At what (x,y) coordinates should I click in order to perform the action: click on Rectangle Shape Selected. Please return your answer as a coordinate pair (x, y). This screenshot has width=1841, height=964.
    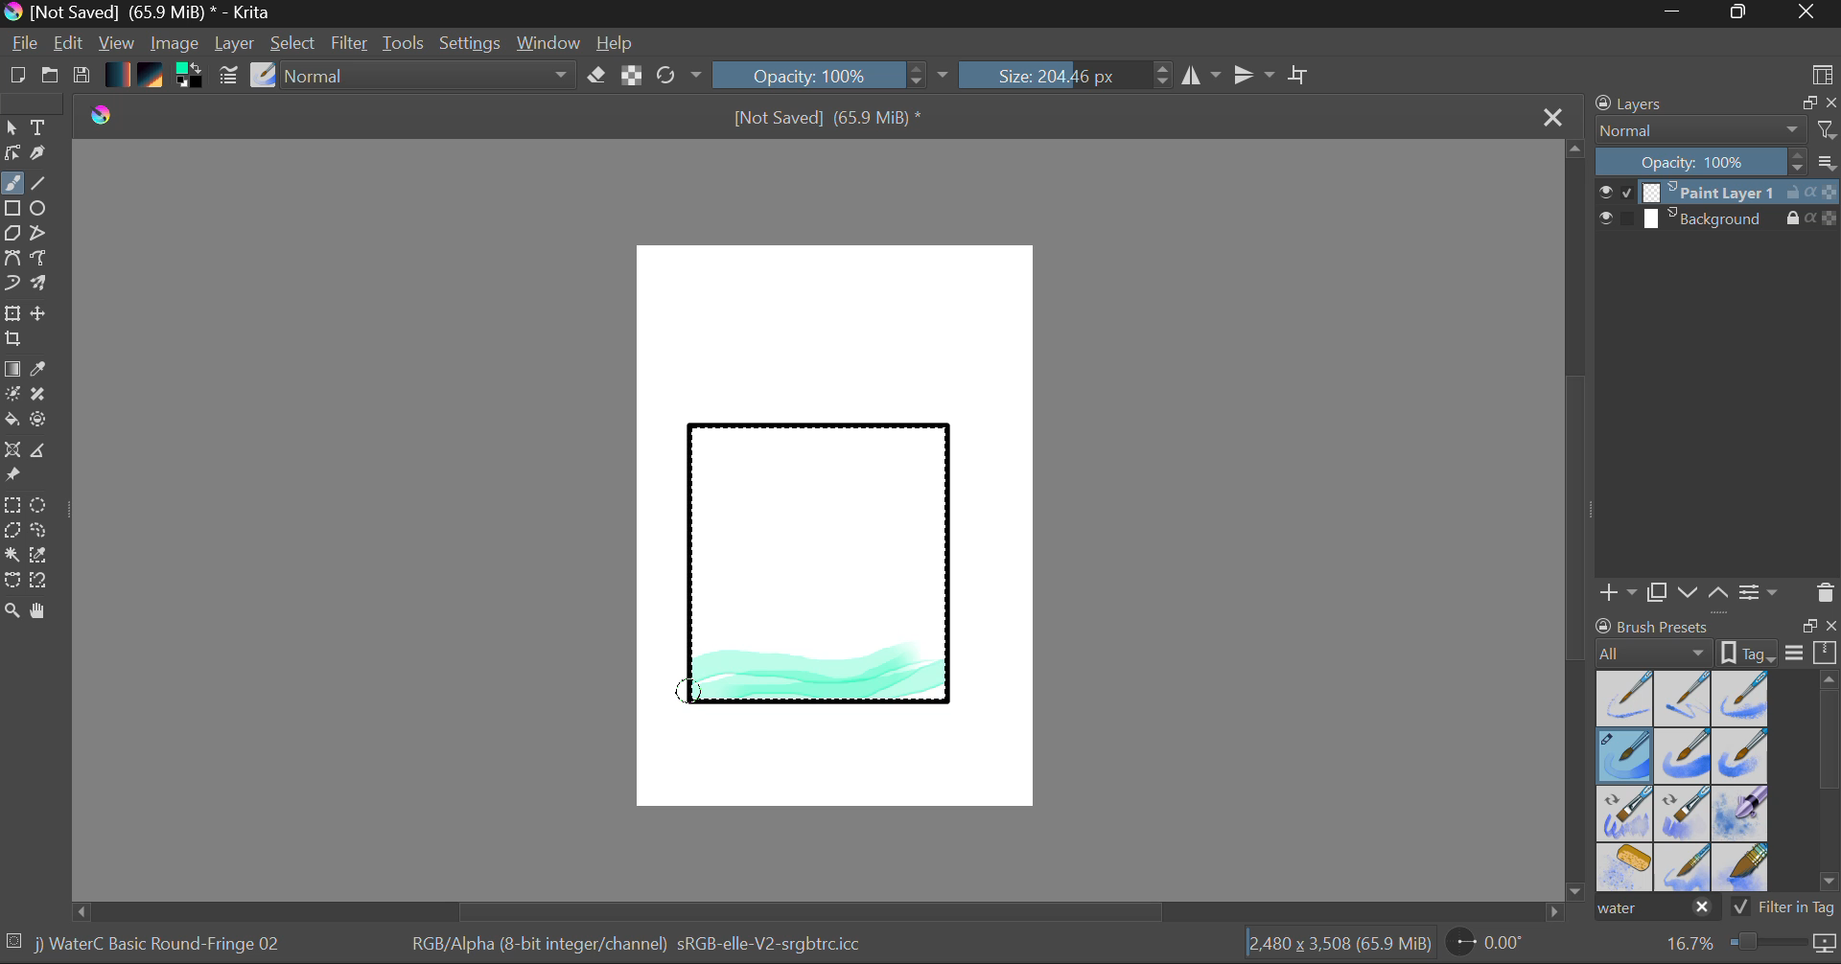
    Looking at the image, I should click on (821, 583).